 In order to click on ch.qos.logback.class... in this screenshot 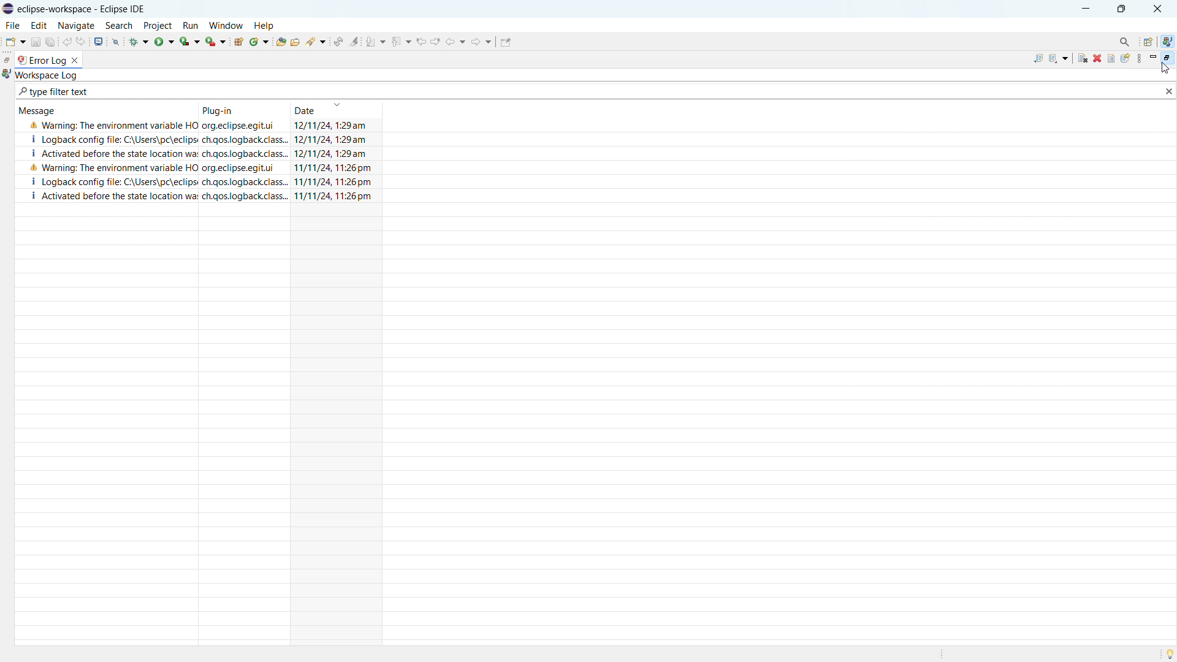, I will do `click(245, 195)`.